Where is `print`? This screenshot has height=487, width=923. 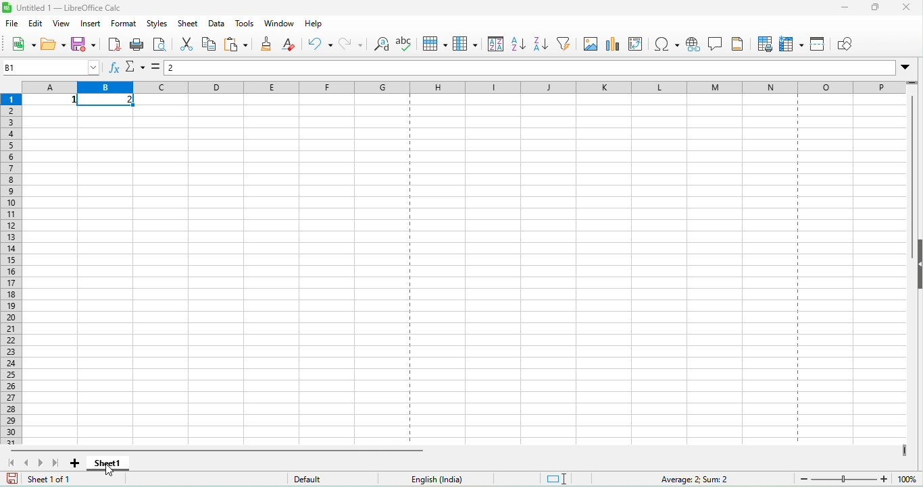 print is located at coordinates (137, 46).